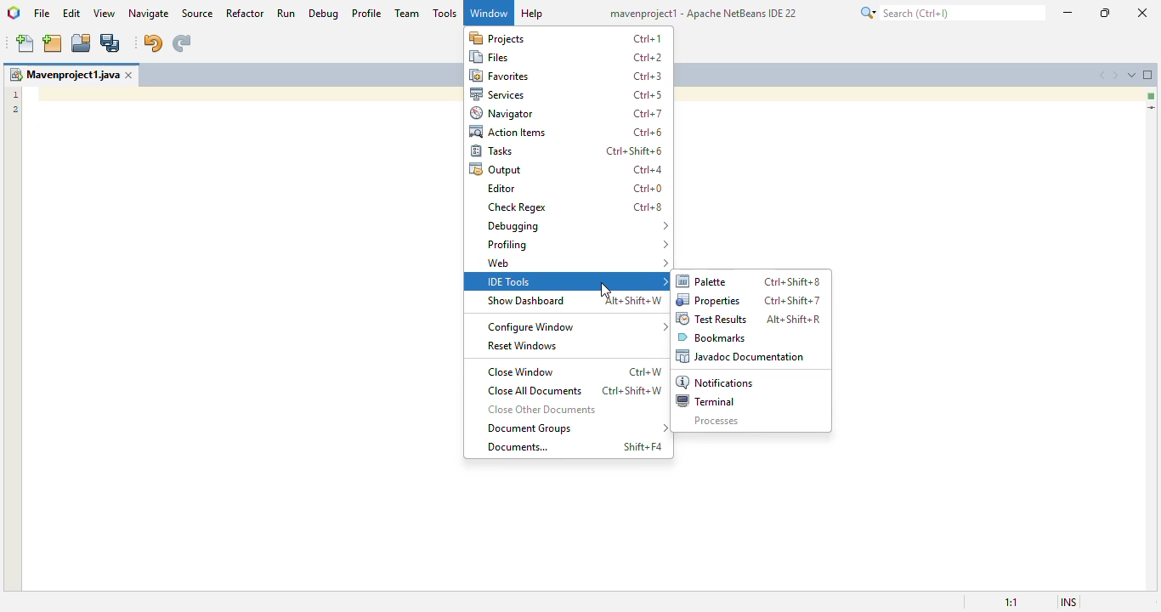  What do you see at coordinates (496, 169) in the screenshot?
I see `output` at bounding box center [496, 169].